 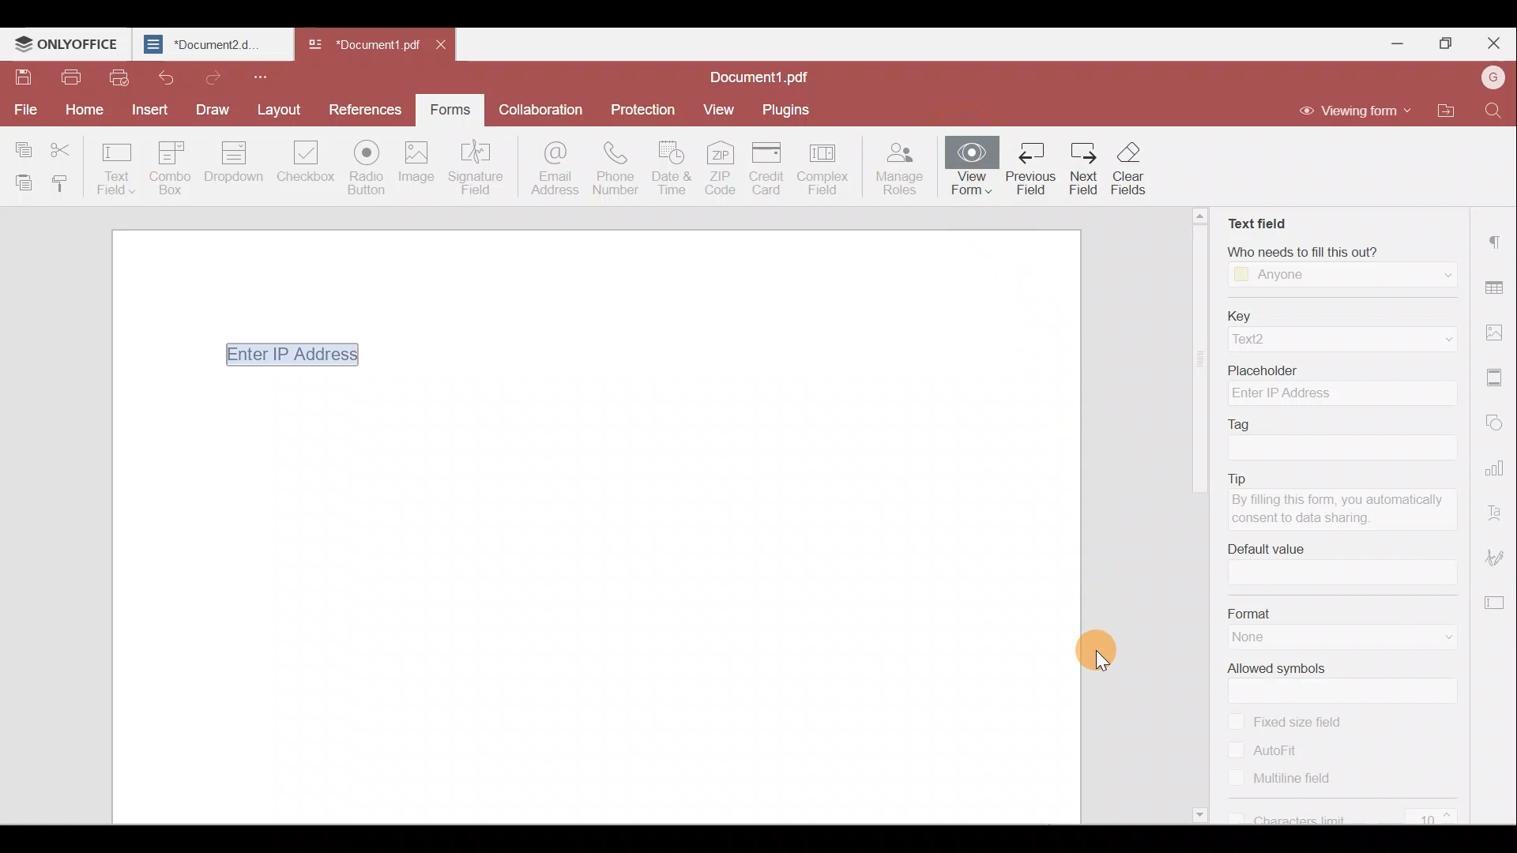 I want to click on Dropdown, so click(x=1416, y=340).